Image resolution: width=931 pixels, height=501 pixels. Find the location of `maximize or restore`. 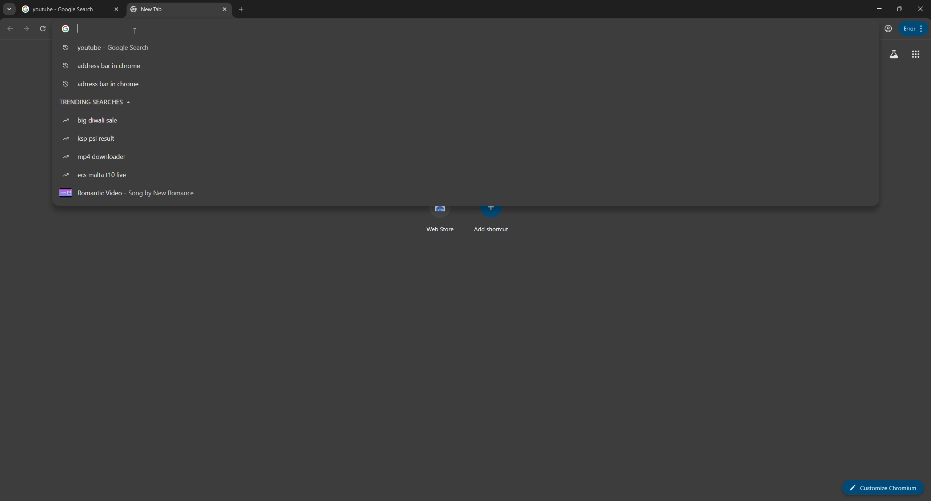

maximize or restore is located at coordinates (900, 8).